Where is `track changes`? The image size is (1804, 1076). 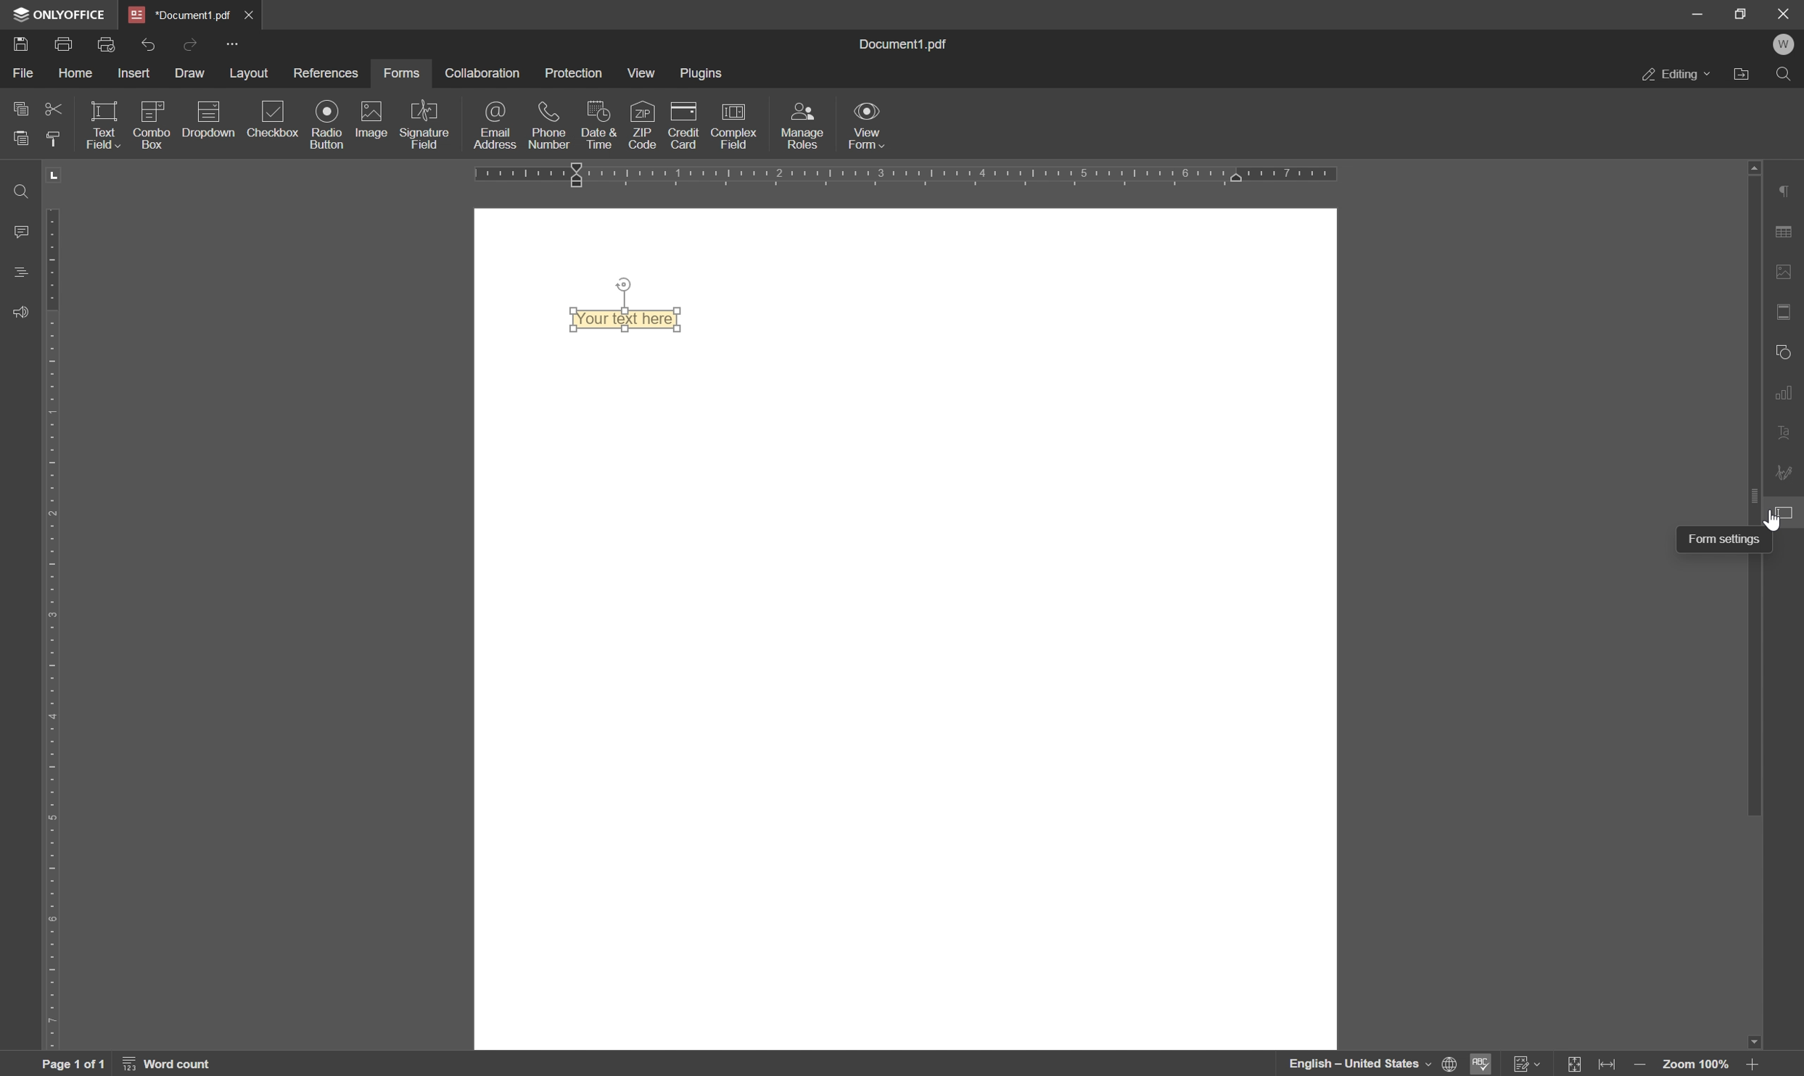
track changes is located at coordinates (1527, 1064).